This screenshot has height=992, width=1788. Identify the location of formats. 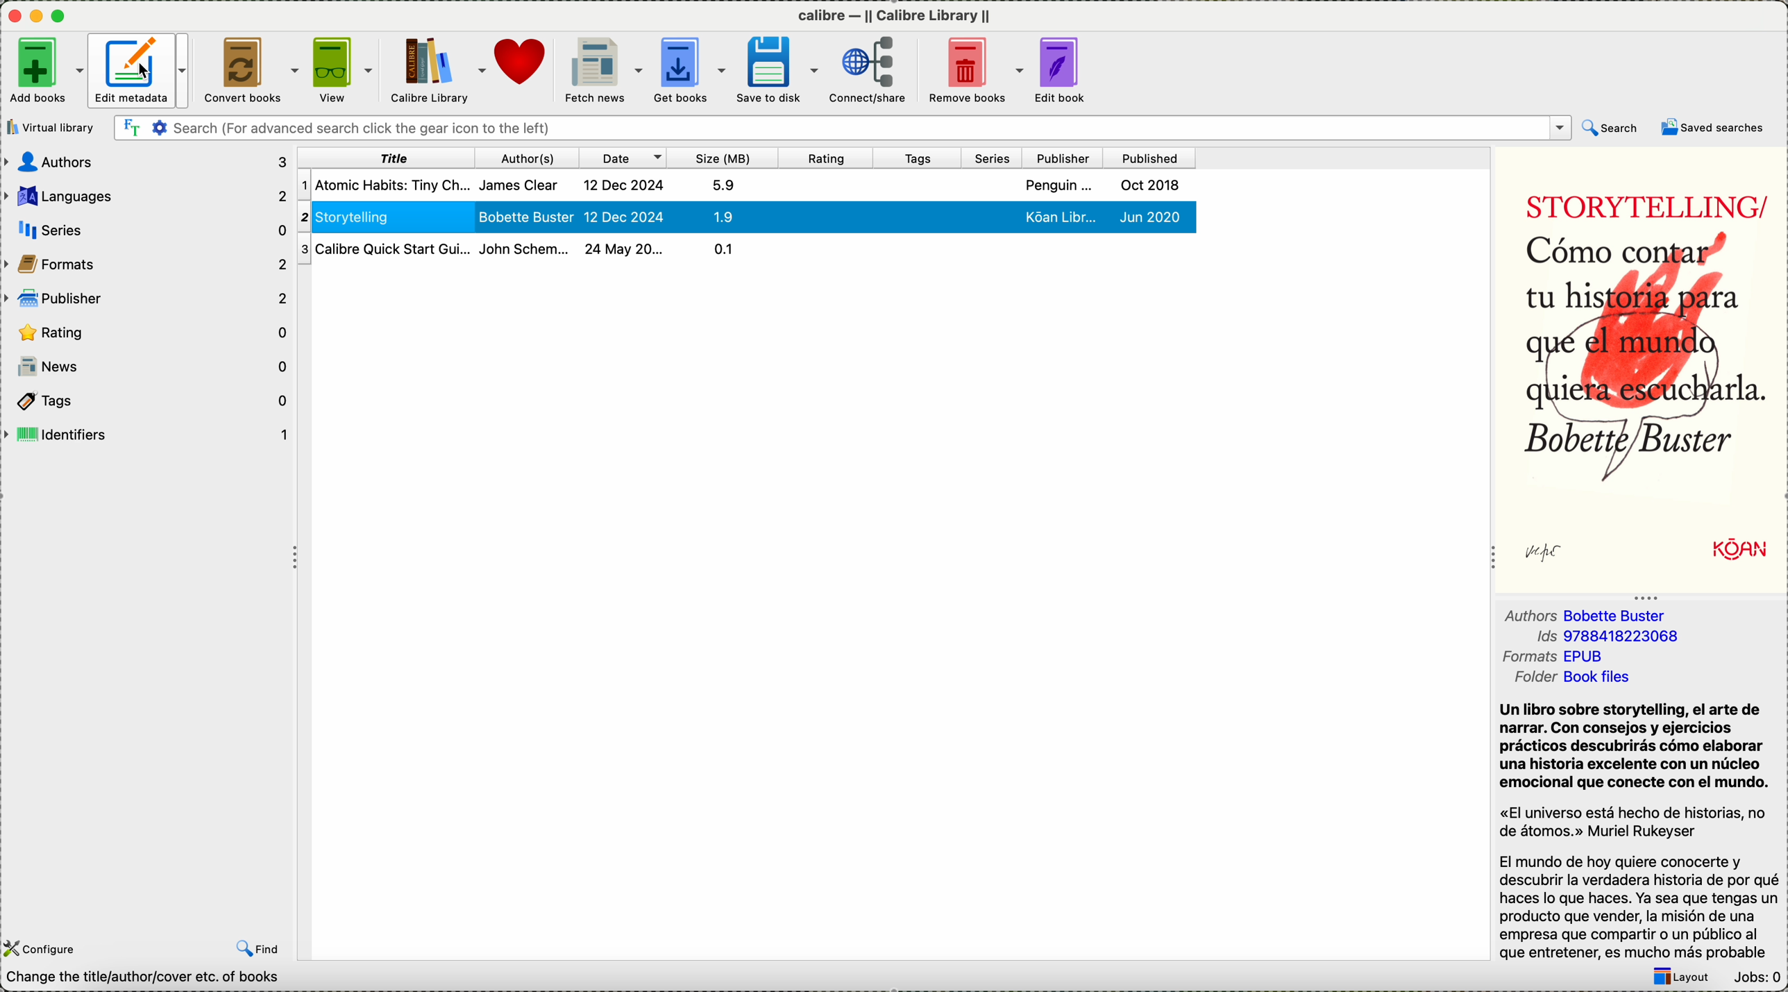
(1588, 638).